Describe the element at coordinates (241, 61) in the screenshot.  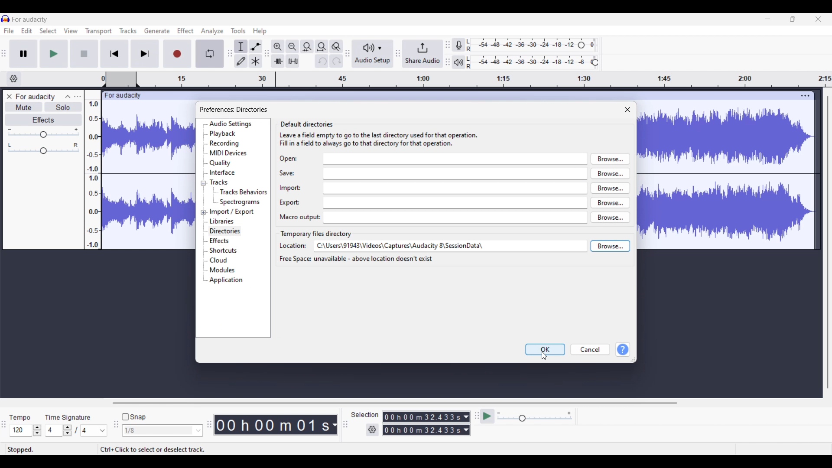
I see `Draw tool` at that location.